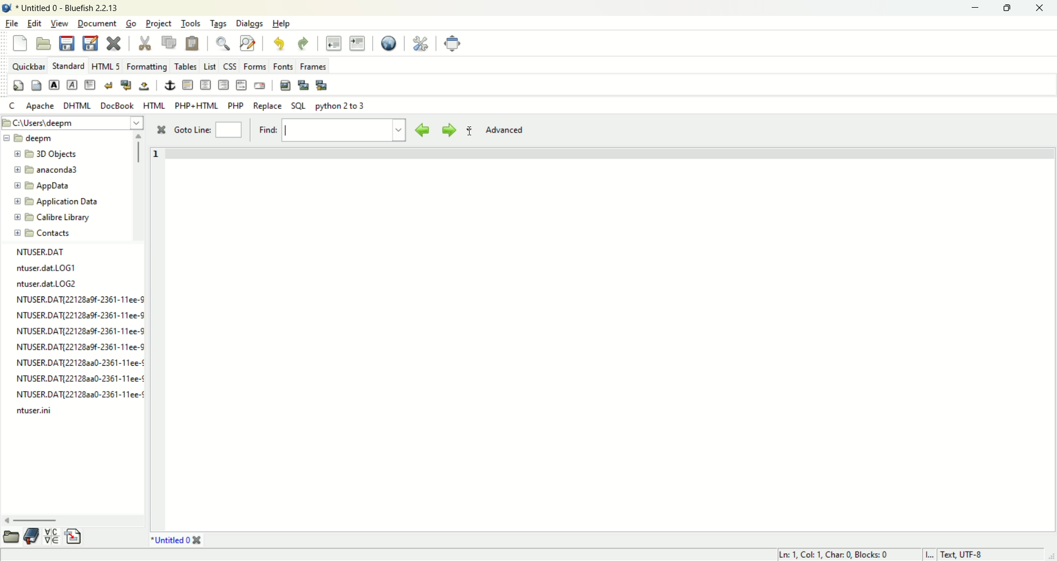 The image size is (1057, 561). Describe the element at coordinates (12, 106) in the screenshot. I see `C` at that location.